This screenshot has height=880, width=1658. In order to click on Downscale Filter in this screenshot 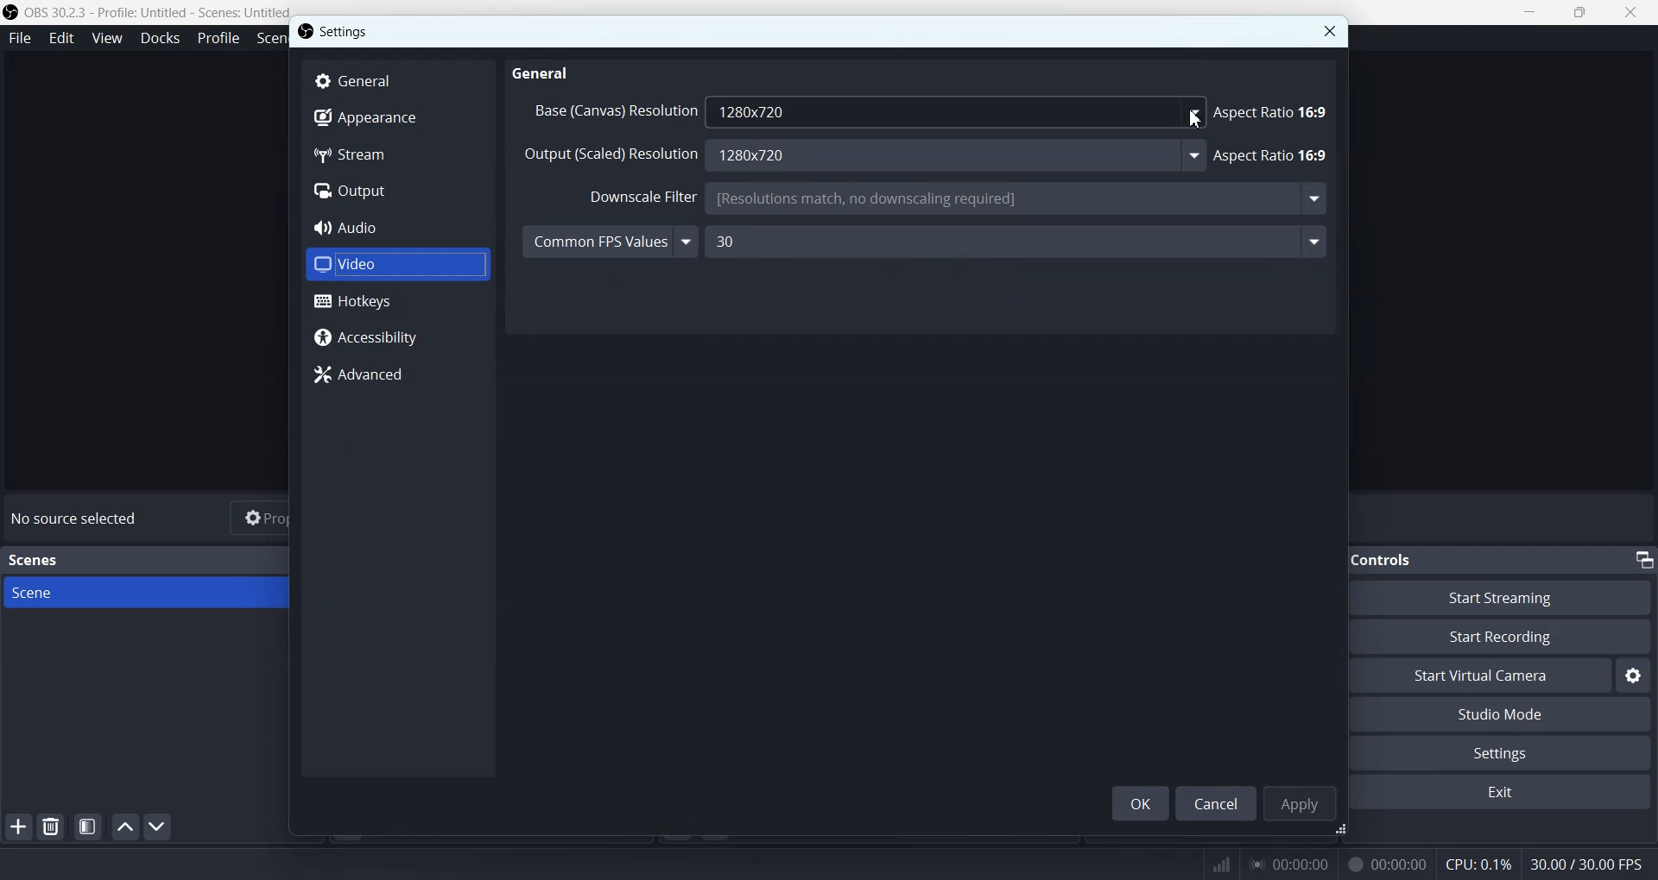, I will do `click(1016, 200)`.